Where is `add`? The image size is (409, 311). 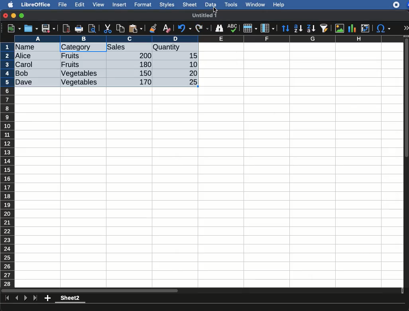
add is located at coordinates (48, 298).